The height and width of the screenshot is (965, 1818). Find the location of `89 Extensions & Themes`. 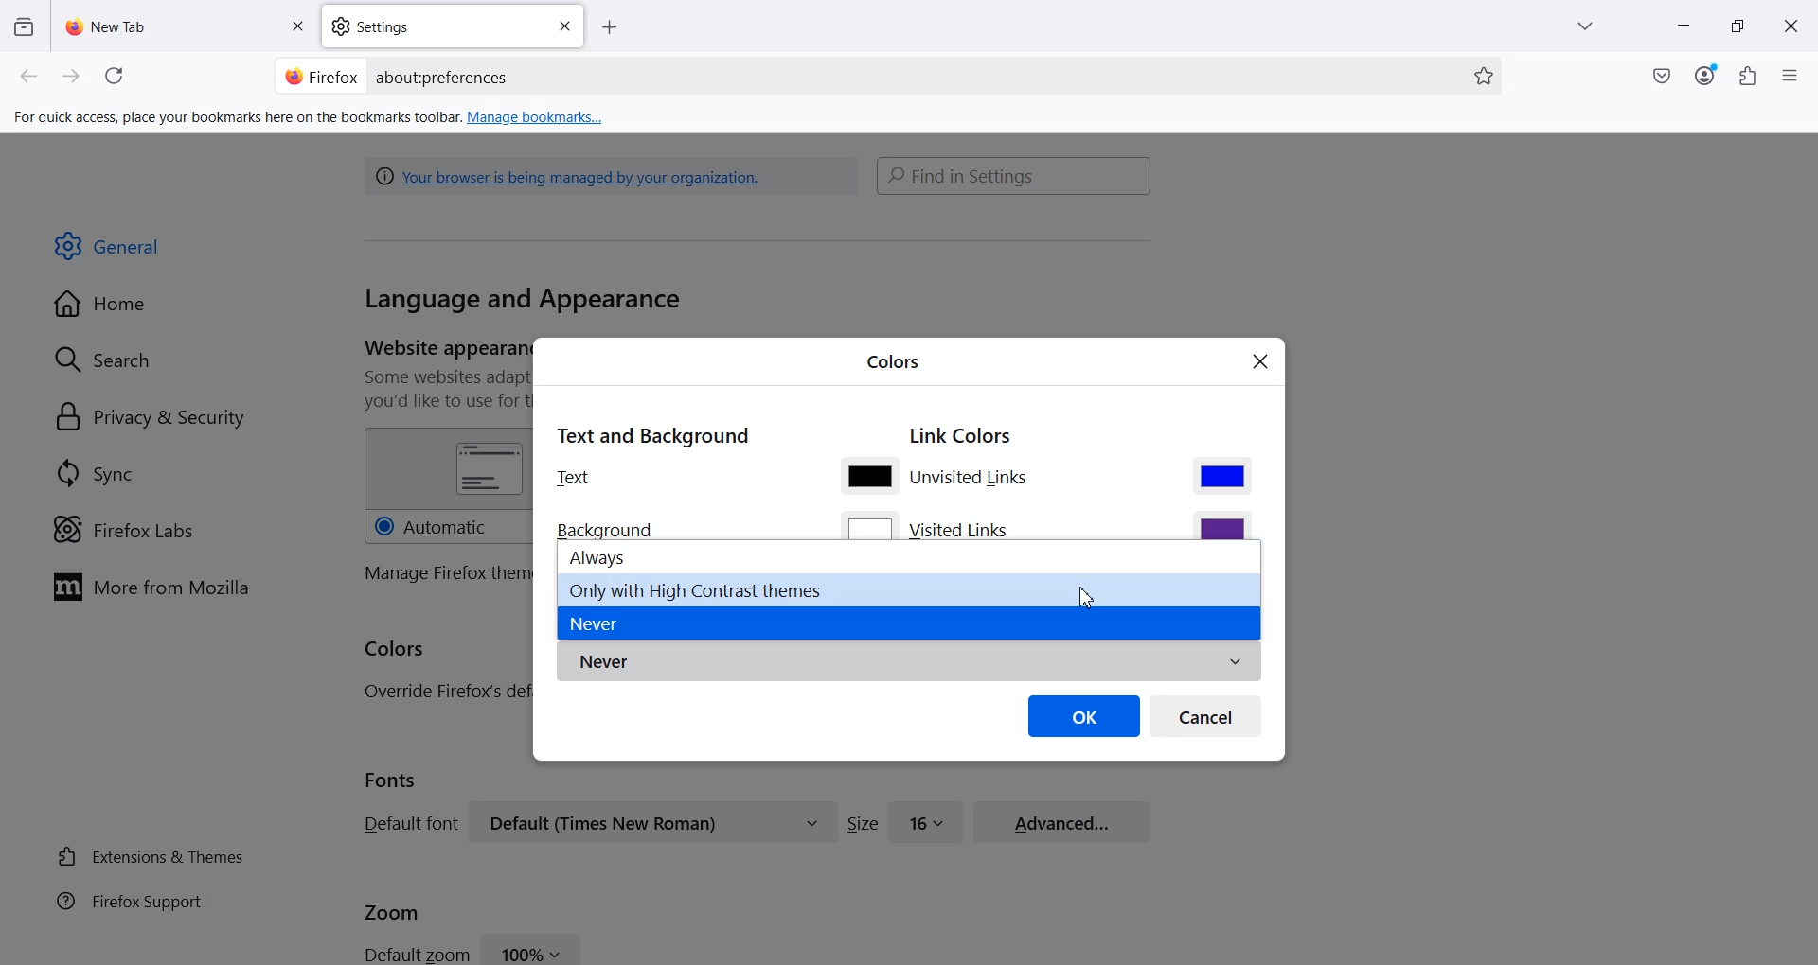

89 Extensions & Themes is located at coordinates (149, 856).